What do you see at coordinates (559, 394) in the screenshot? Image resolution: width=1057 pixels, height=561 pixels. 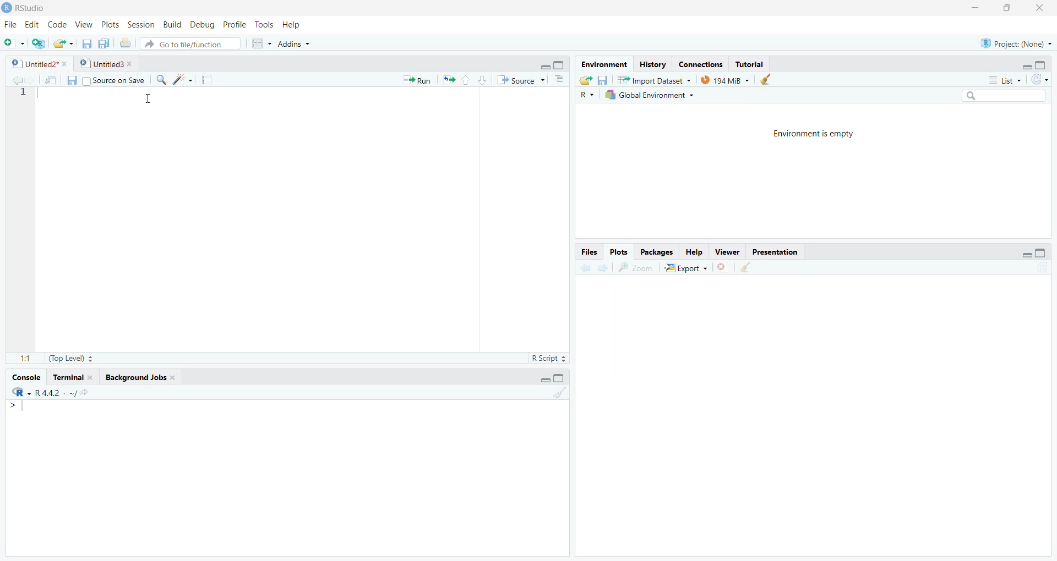 I see `Cleaner` at bounding box center [559, 394].